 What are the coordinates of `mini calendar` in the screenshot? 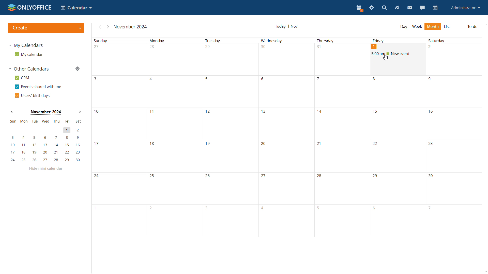 It's located at (45, 141).